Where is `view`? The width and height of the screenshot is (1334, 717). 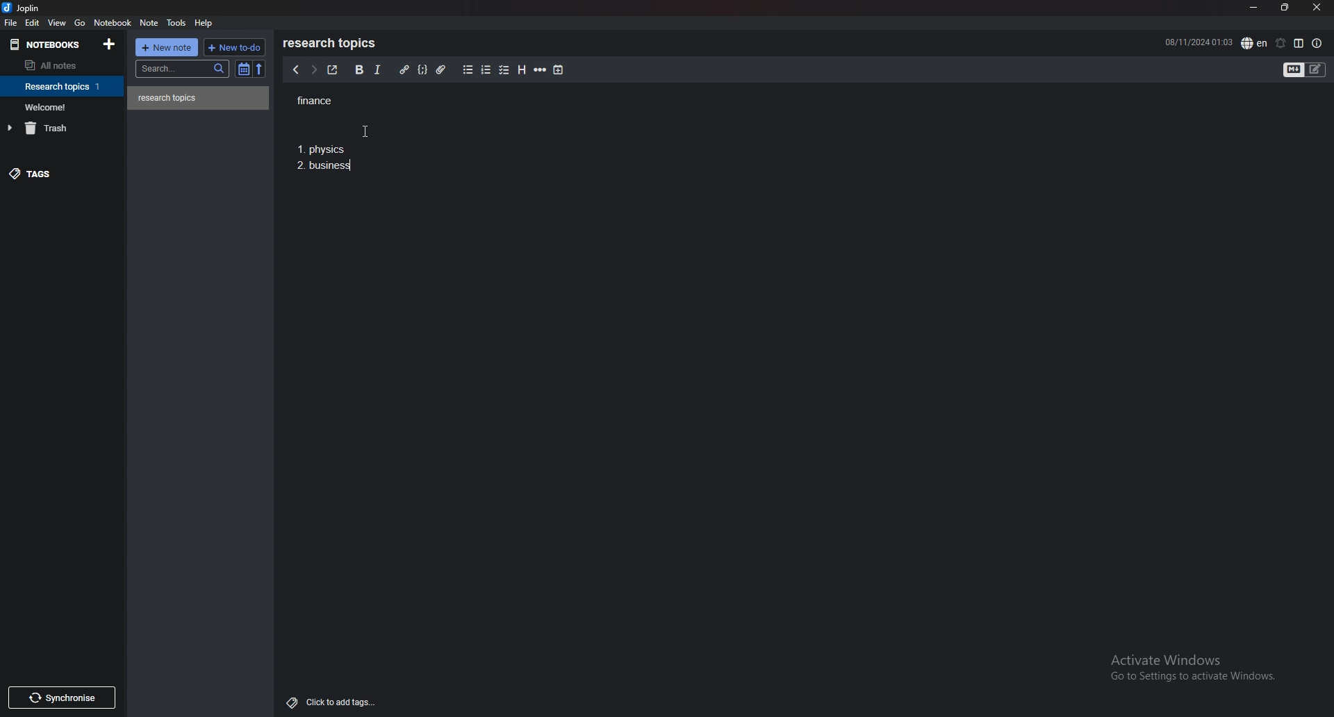
view is located at coordinates (58, 23).